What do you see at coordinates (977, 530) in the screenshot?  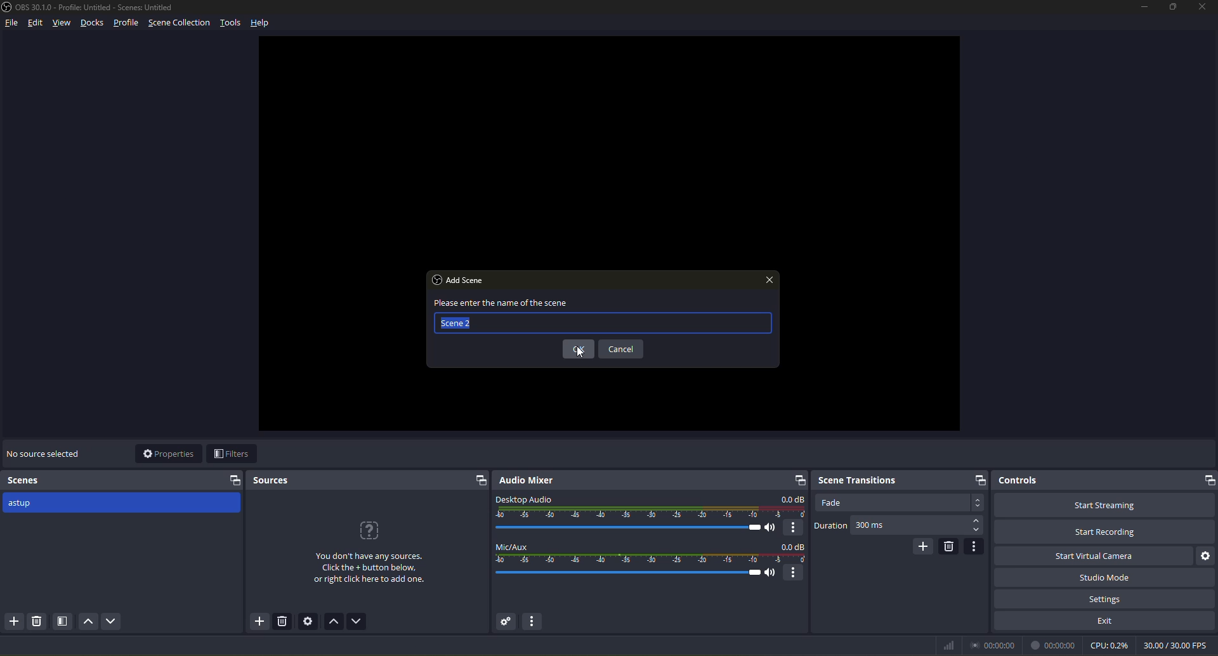 I see `select down` at bounding box center [977, 530].